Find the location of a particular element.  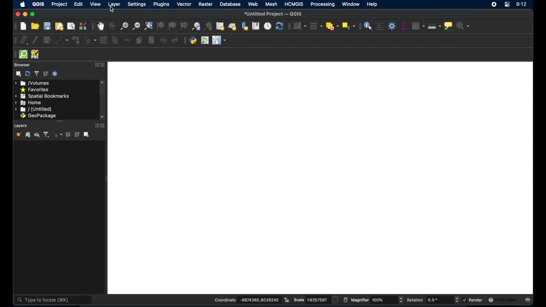

vector is located at coordinates (184, 4).